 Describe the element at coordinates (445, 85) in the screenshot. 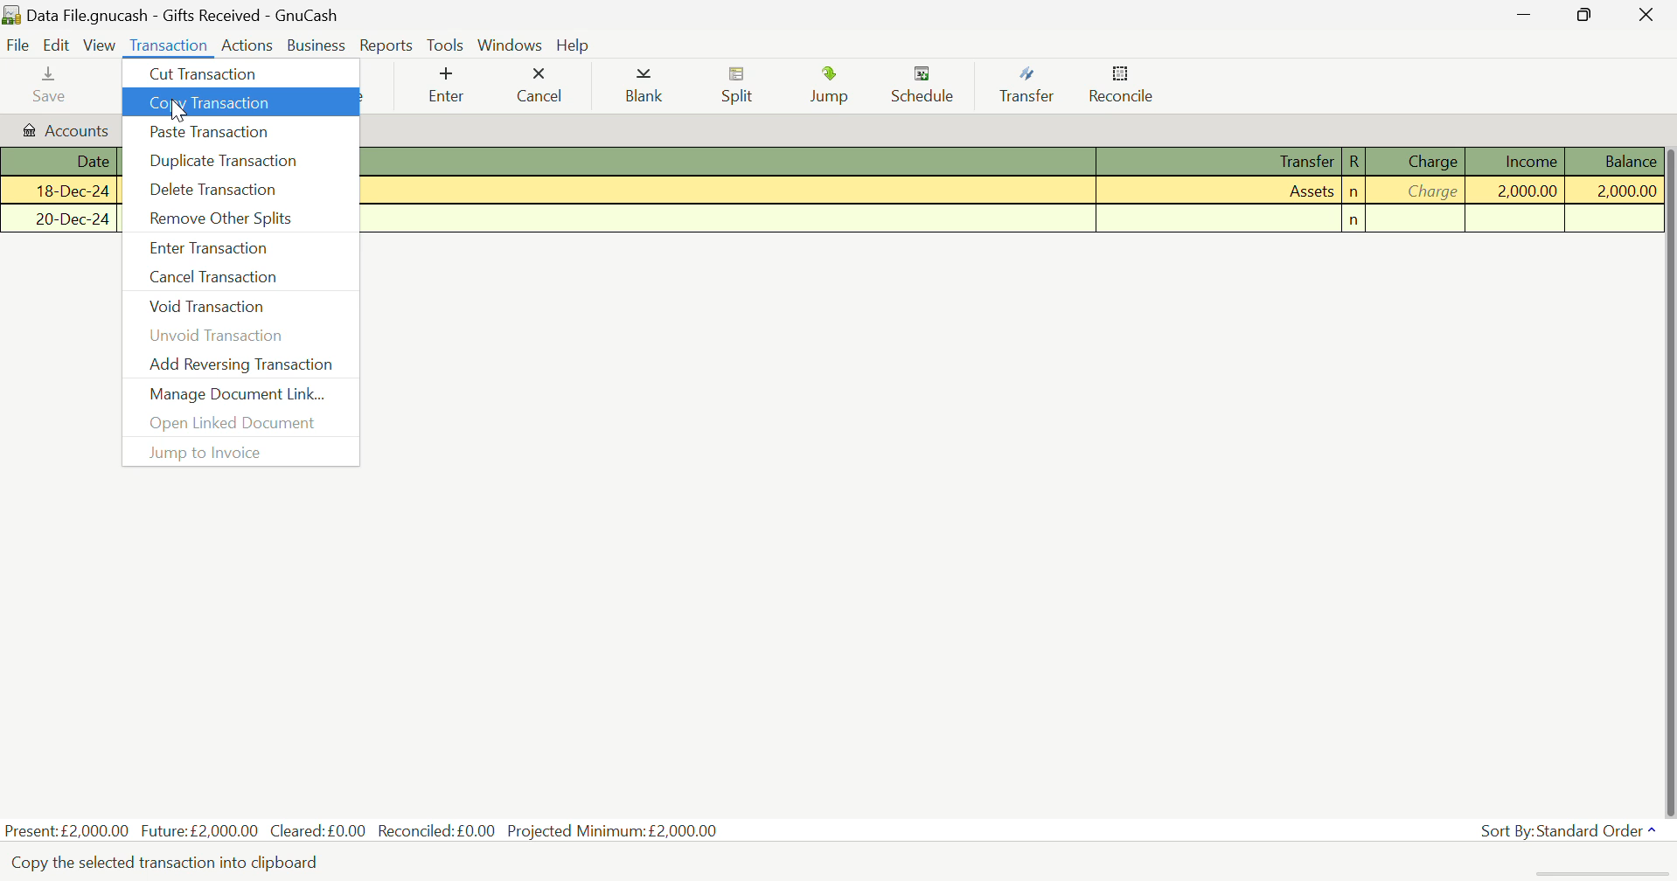

I see `Enter` at that location.